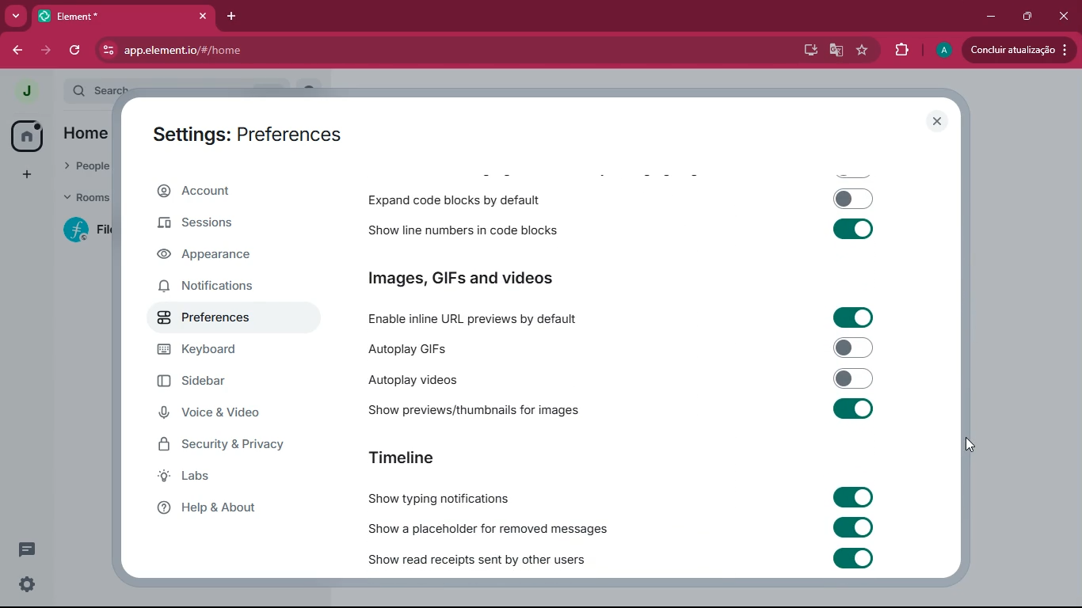 Image resolution: width=1082 pixels, height=608 pixels. Describe the element at coordinates (212, 382) in the screenshot. I see `sidebar` at that location.